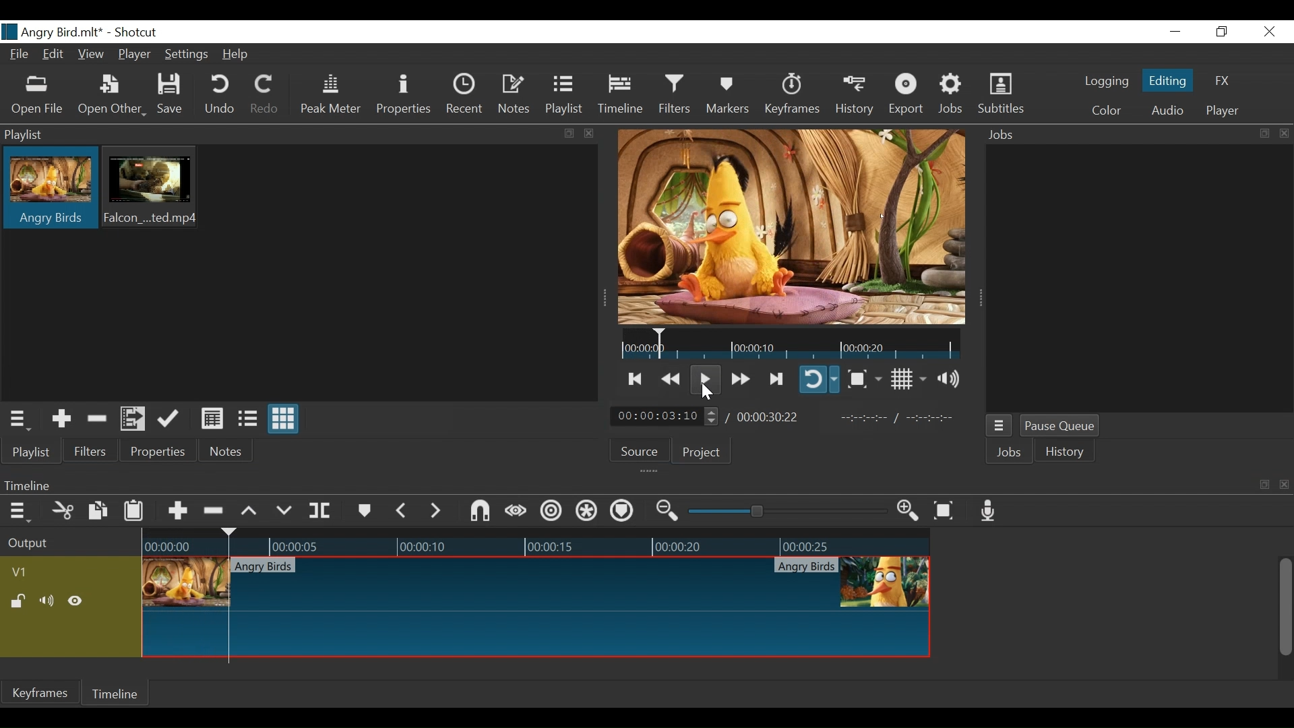  Describe the element at coordinates (1287, 607) in the screenshot. I see `Vertical Scroll bar` at that location.